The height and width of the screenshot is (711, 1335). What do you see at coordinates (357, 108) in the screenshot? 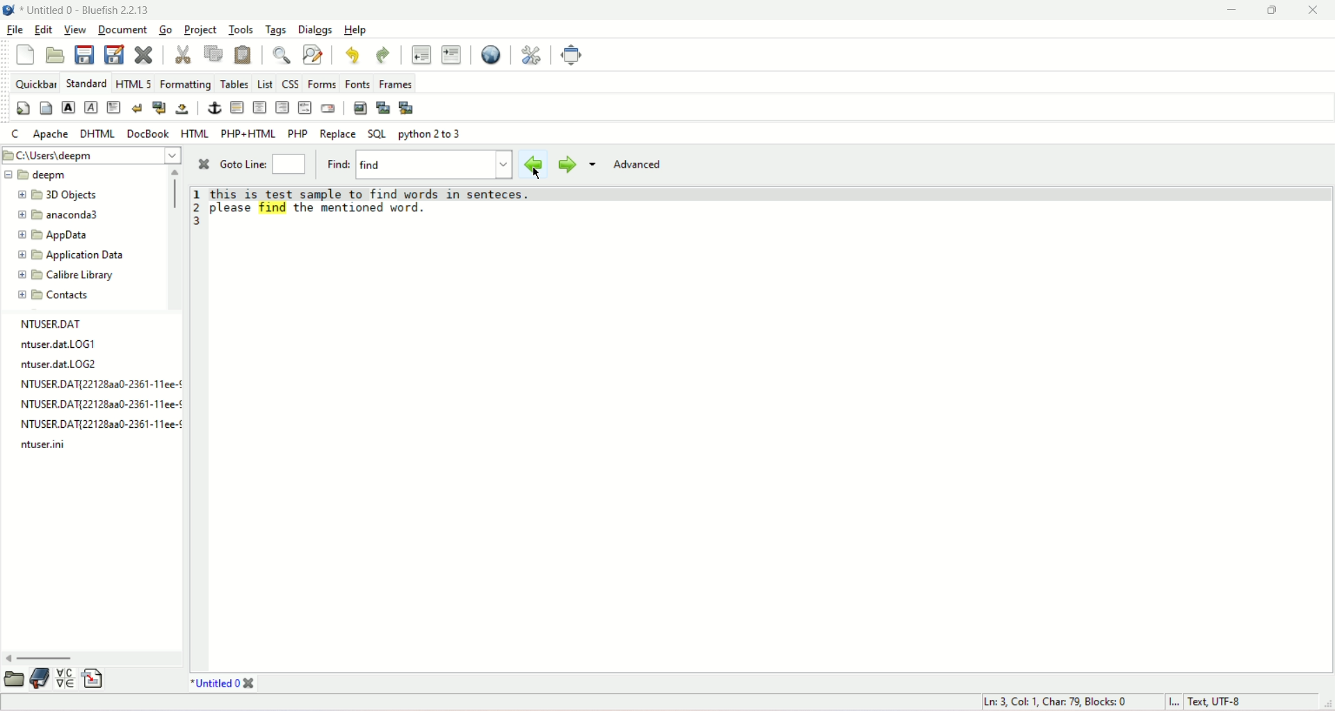
I see `insert image` at bounding box center [357, 108].